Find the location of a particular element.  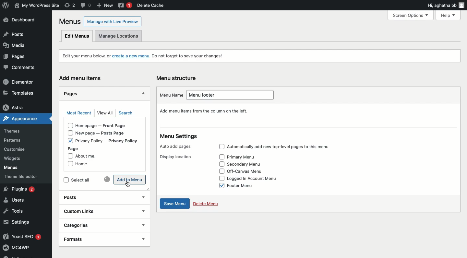

create a new menu. is located at coordinates (131, 56).